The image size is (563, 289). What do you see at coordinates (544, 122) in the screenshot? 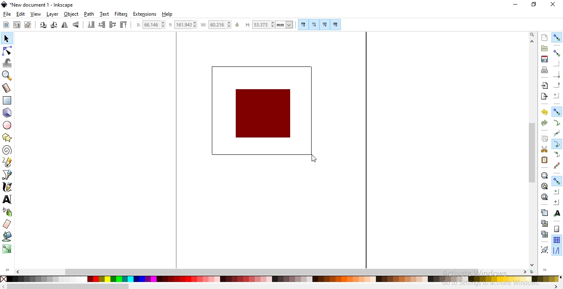
I see `redo an action` at bounding box center [544, 122].